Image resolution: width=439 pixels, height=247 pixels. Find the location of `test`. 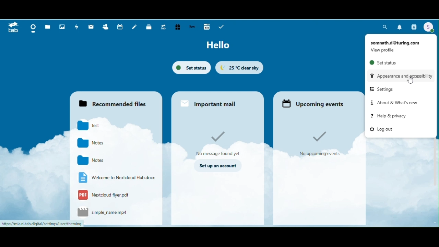

test is located at coordinates (95, 126).